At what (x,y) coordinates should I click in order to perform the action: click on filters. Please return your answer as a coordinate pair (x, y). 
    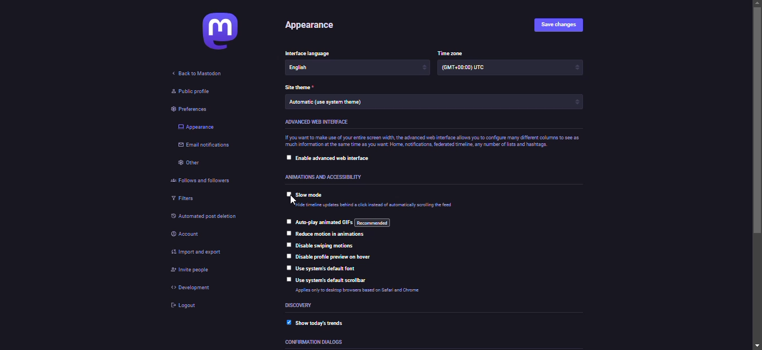
    Looking at the image, I should click on (181, 200).